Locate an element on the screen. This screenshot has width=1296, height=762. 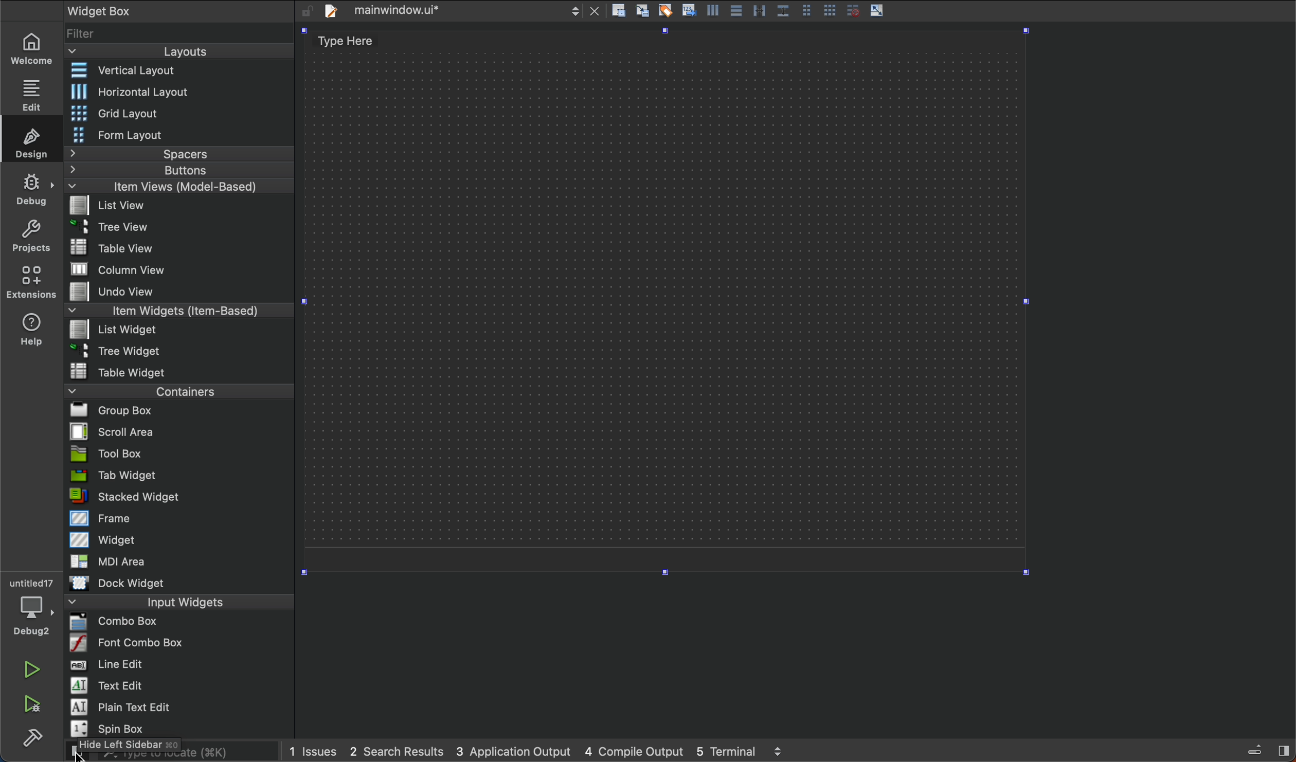
Form Layout is located at coordinates (117, 136).